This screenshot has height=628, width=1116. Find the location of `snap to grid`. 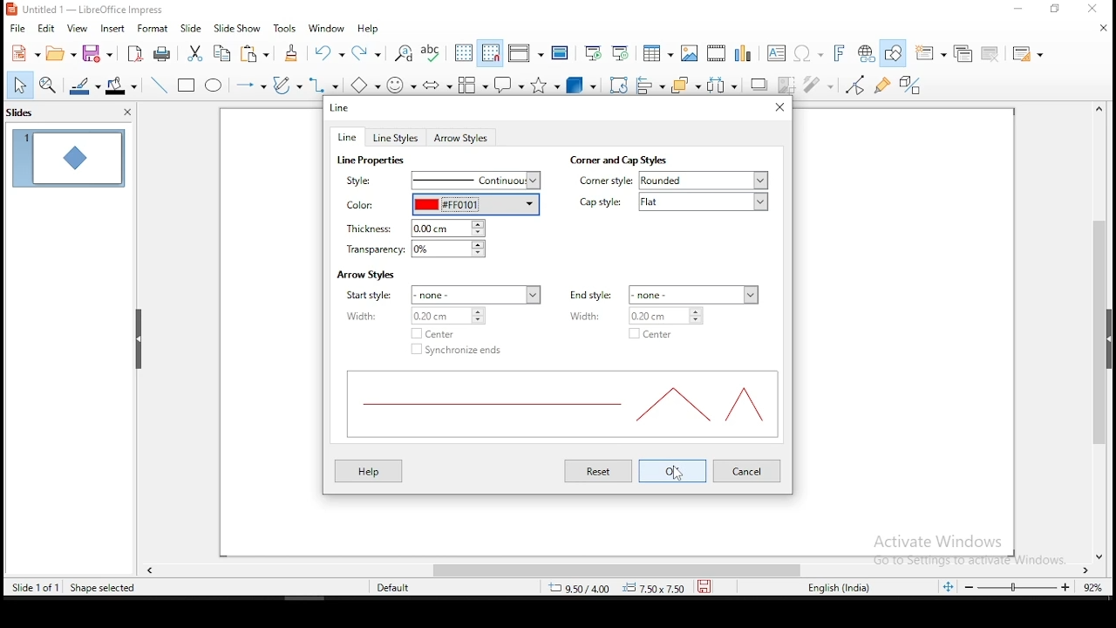

snap to grid is located at coordinates (491, 52).